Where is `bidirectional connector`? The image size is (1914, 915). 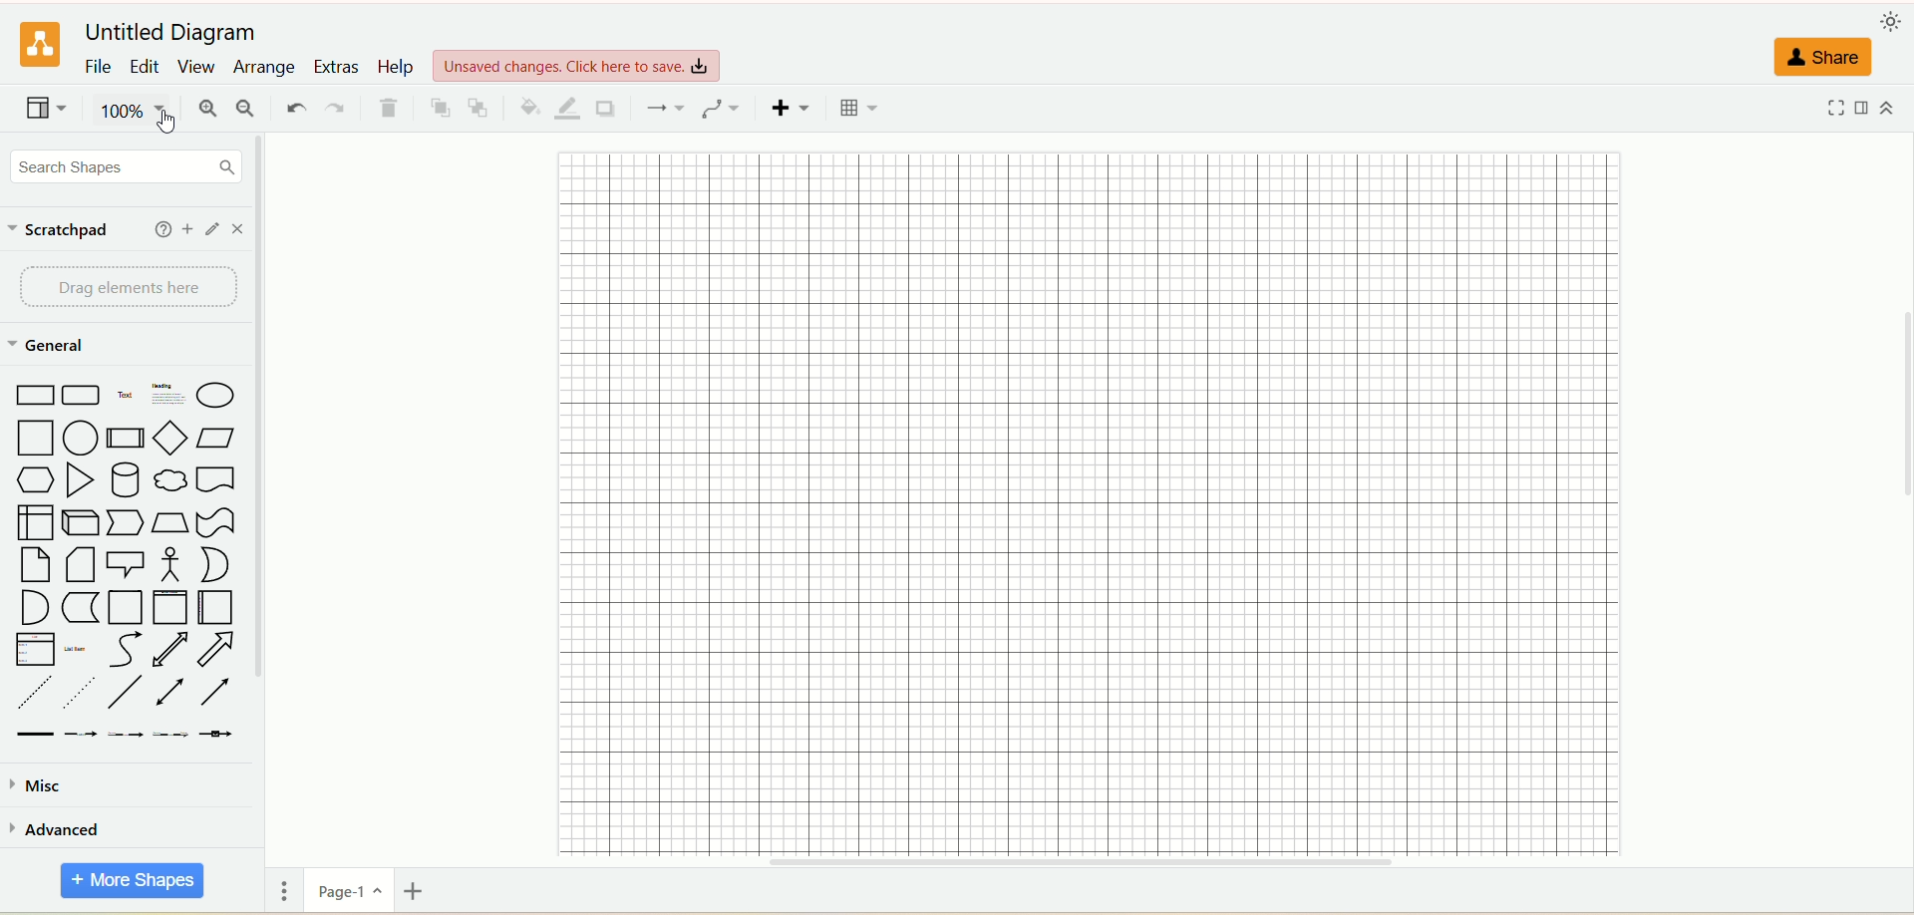
bidirectional connector is located at coordinates (170, 693).